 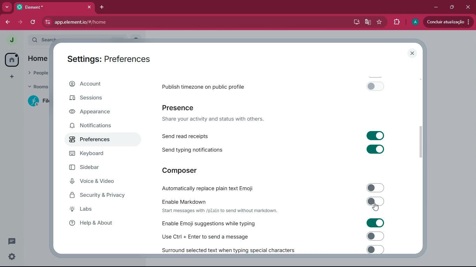 What do you see at coordinates (270, 236) in the screenshot?
I see `use ctrl enter` at bounding box center [270, 236].